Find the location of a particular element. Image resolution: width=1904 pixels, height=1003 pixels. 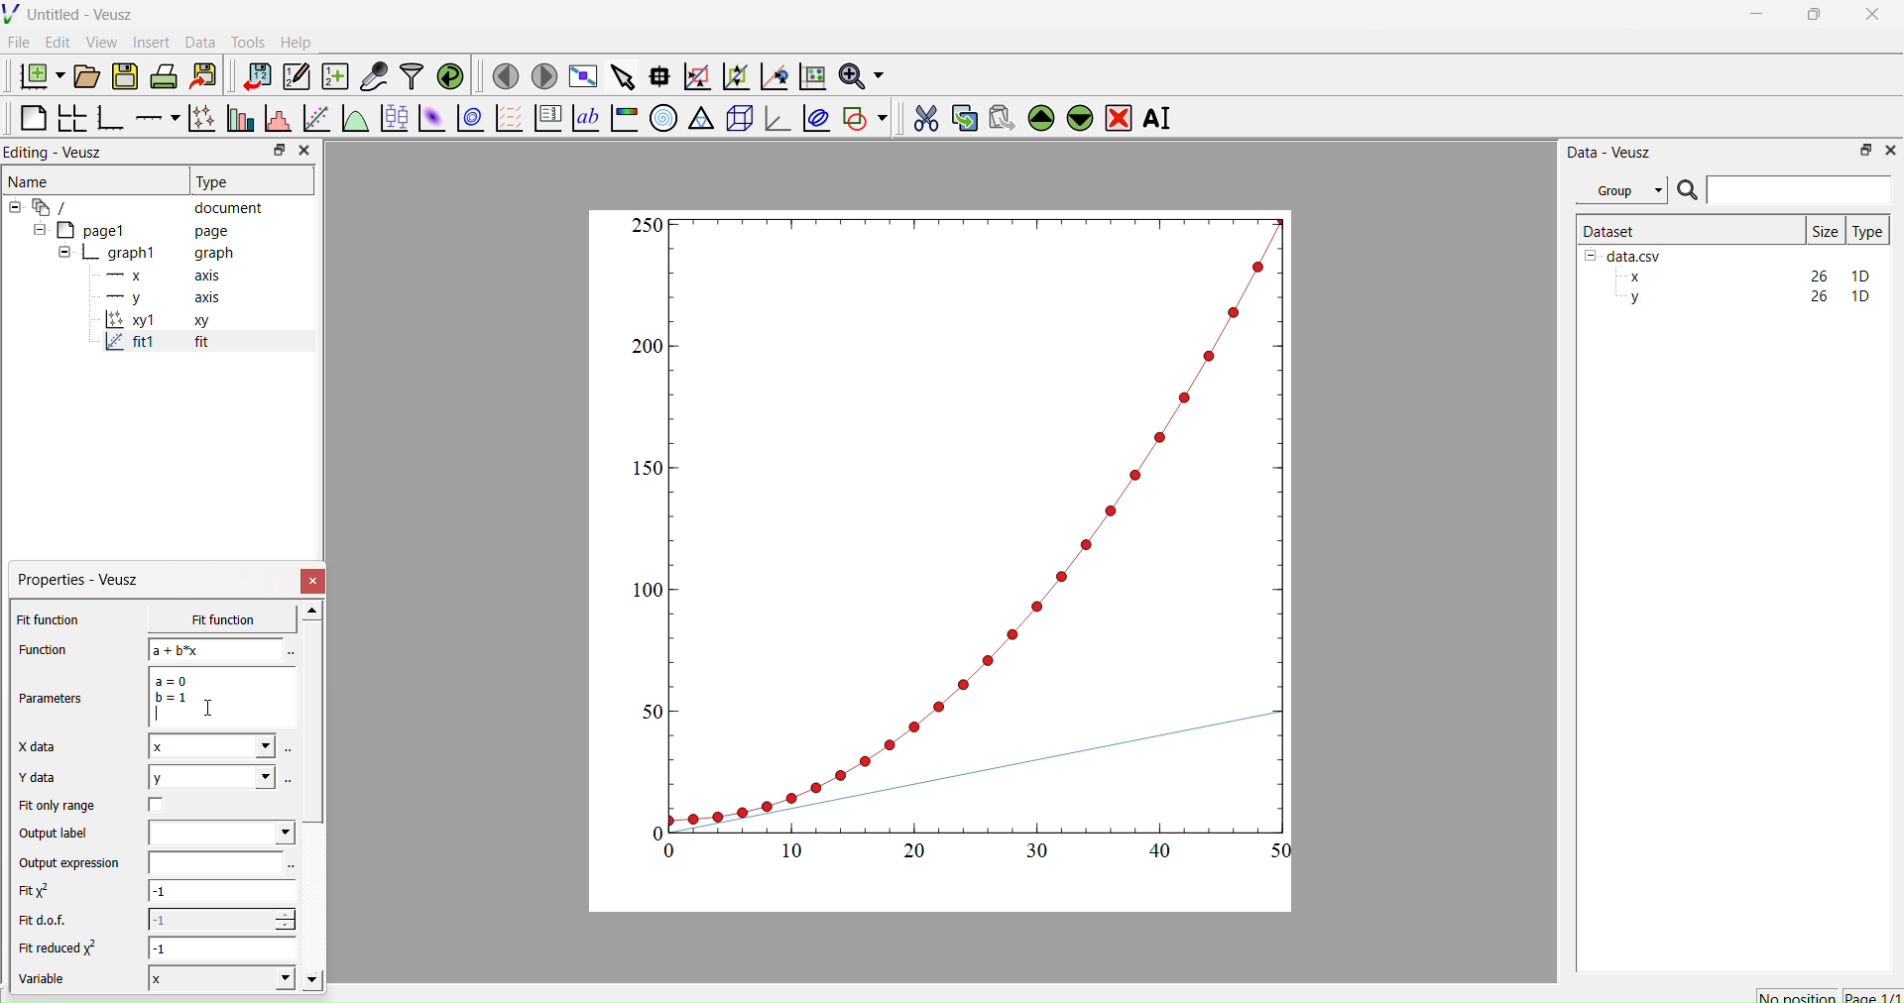

Previous page is located at coordinates (506, 76).